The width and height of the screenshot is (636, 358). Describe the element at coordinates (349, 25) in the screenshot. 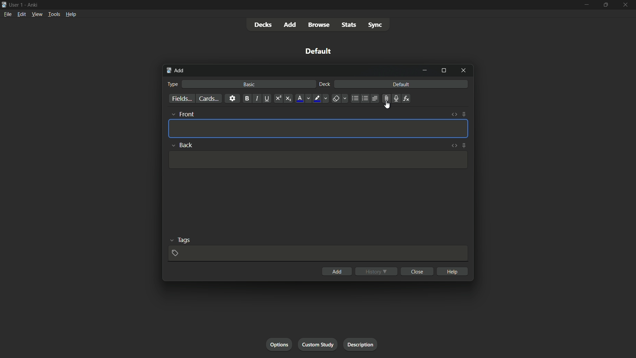

I see `stats` at that location.